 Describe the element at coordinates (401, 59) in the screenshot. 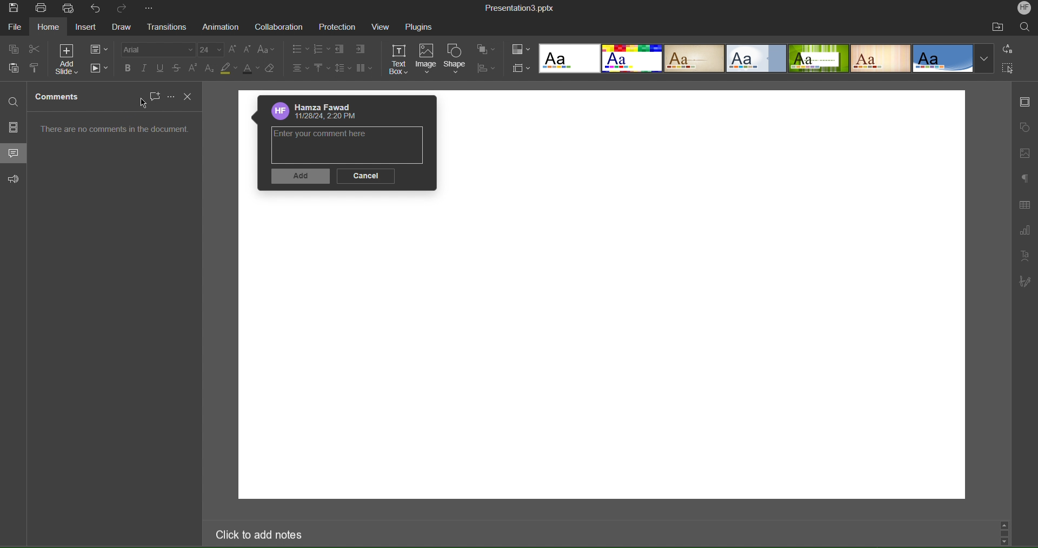

I see `Text Box` at that location.